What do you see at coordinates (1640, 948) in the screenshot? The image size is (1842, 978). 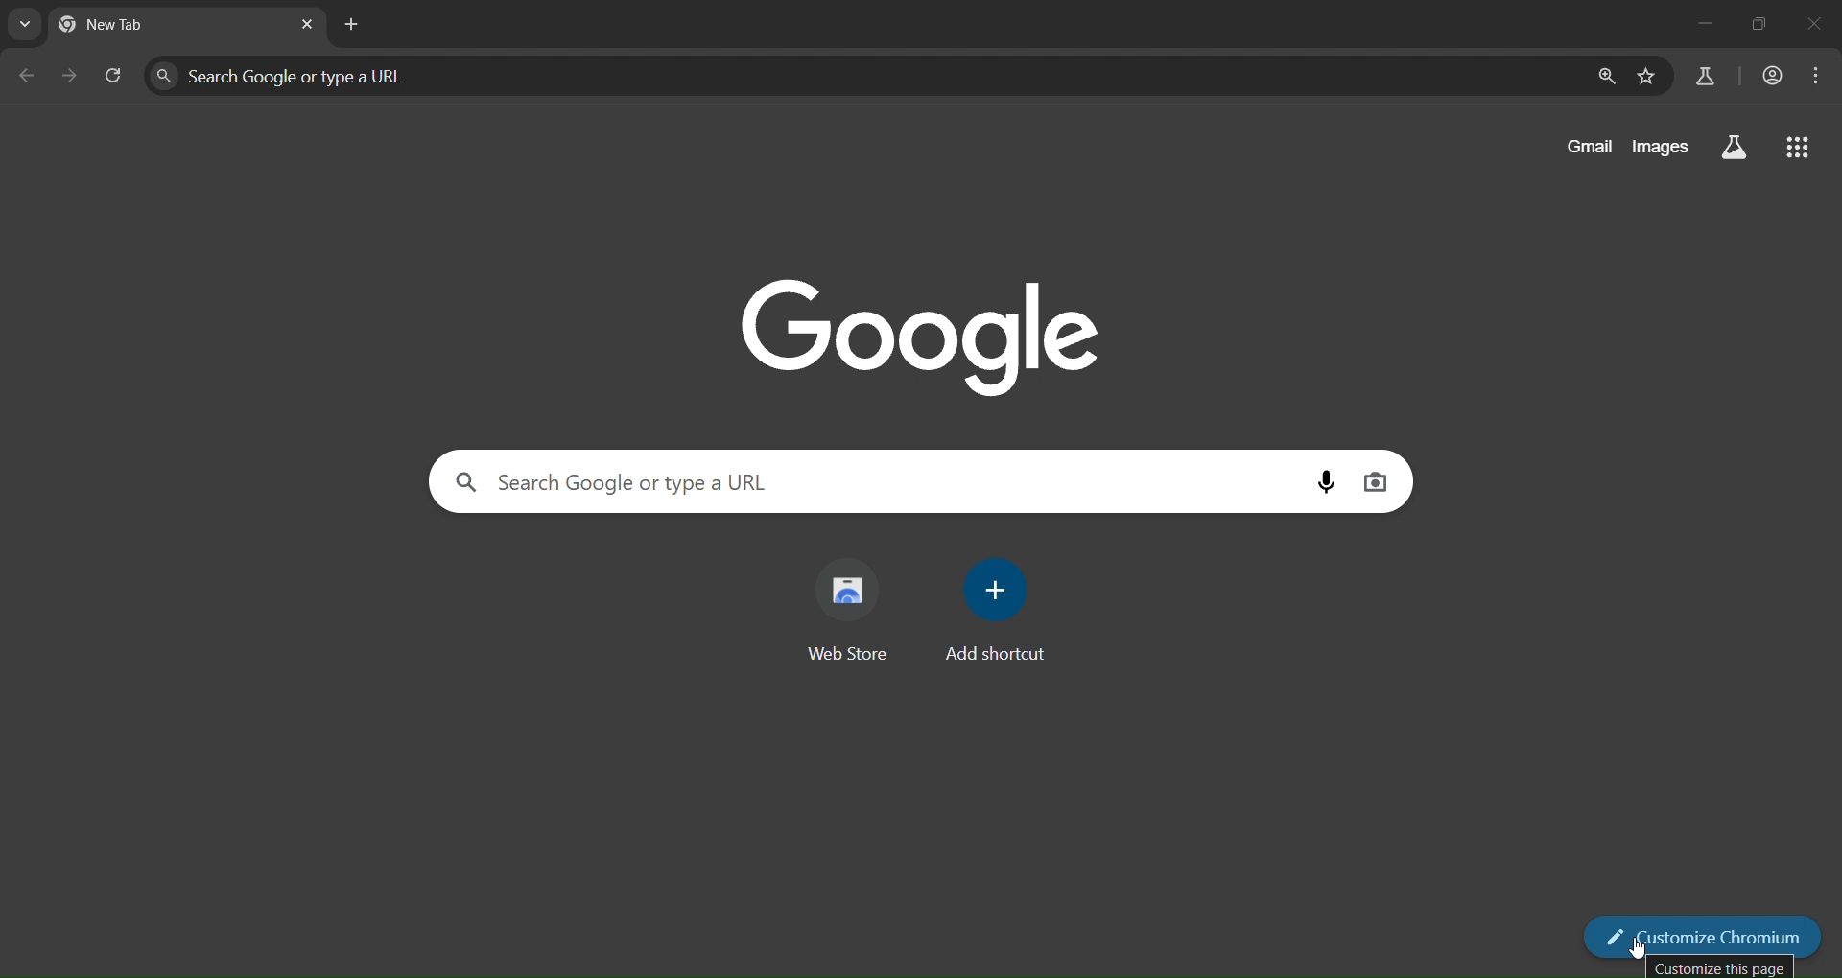 I see `Cursor` at bounding box center [1640, 948].